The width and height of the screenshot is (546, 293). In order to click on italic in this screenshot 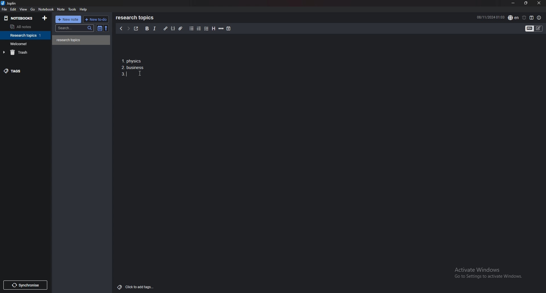, I will do `click(154, 28)`.